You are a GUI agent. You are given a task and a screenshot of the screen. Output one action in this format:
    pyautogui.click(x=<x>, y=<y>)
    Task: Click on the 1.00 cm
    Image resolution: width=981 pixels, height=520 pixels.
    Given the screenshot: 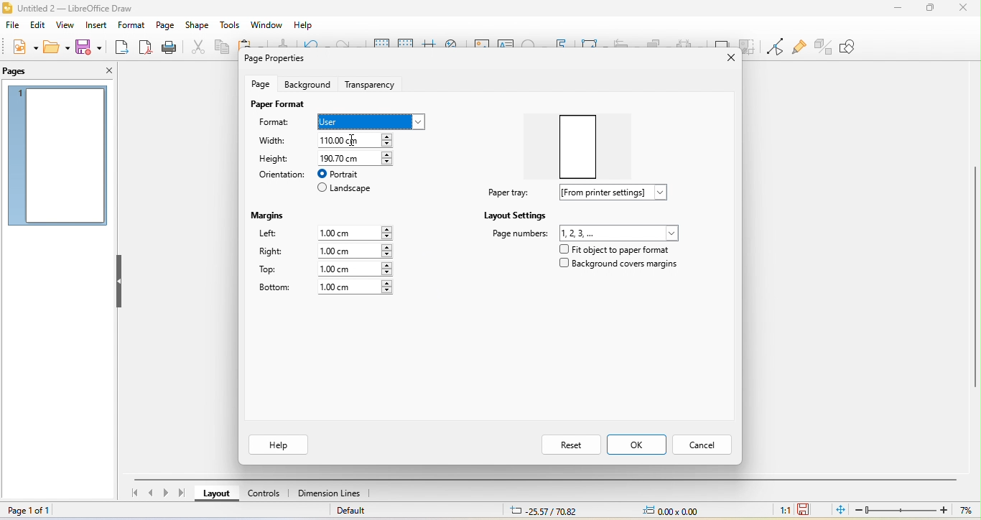 What is the action you would take?
    pyautogui.click(x=358, y=231)
    